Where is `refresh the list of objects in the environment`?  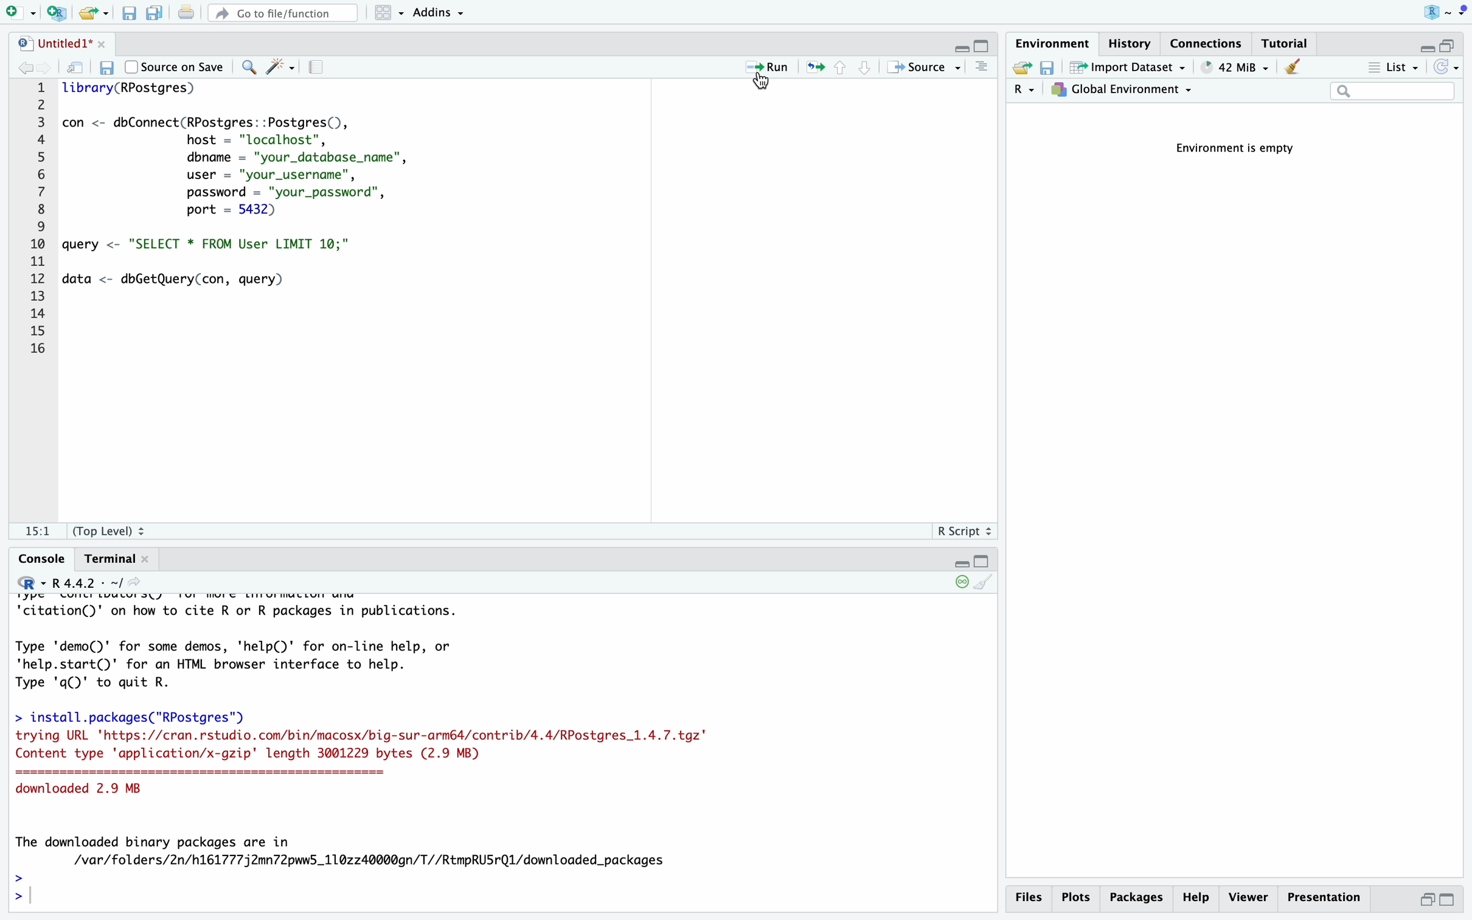
refresh the list of objects in the environment is located at coordinates (1448, 69).